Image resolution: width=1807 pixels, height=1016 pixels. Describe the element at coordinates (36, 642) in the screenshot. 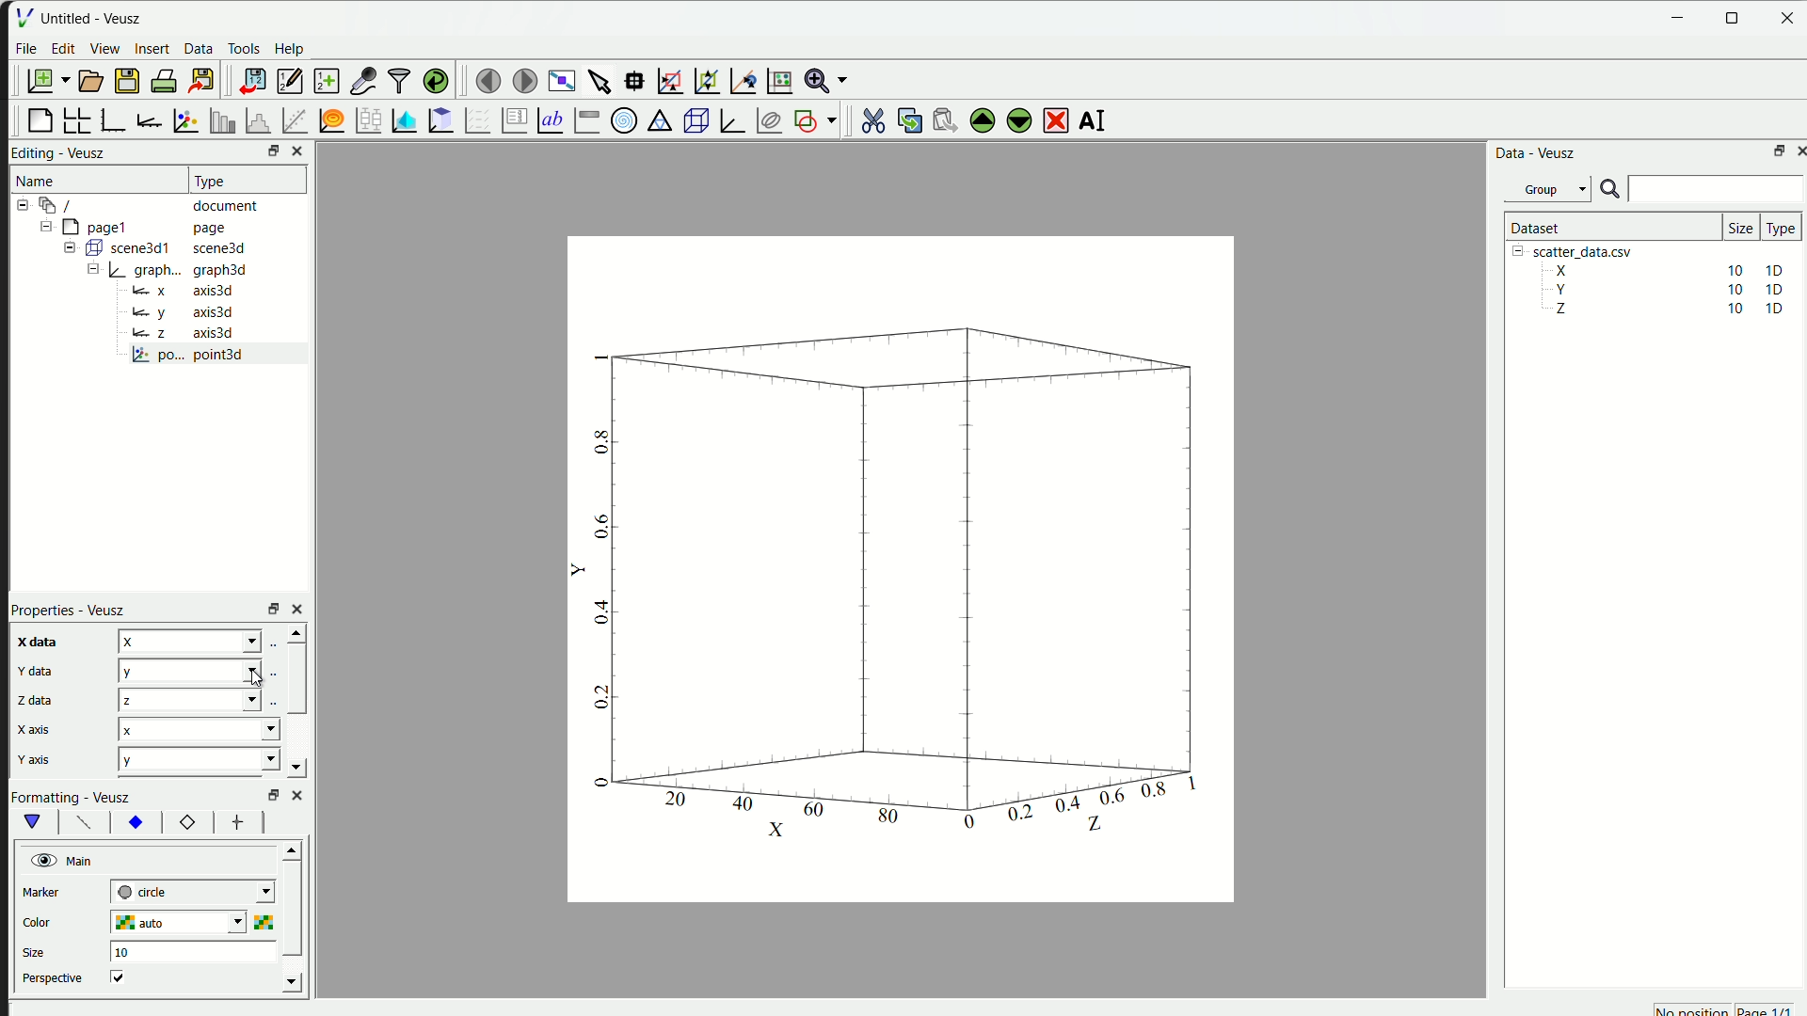

I see `x data` at that location.